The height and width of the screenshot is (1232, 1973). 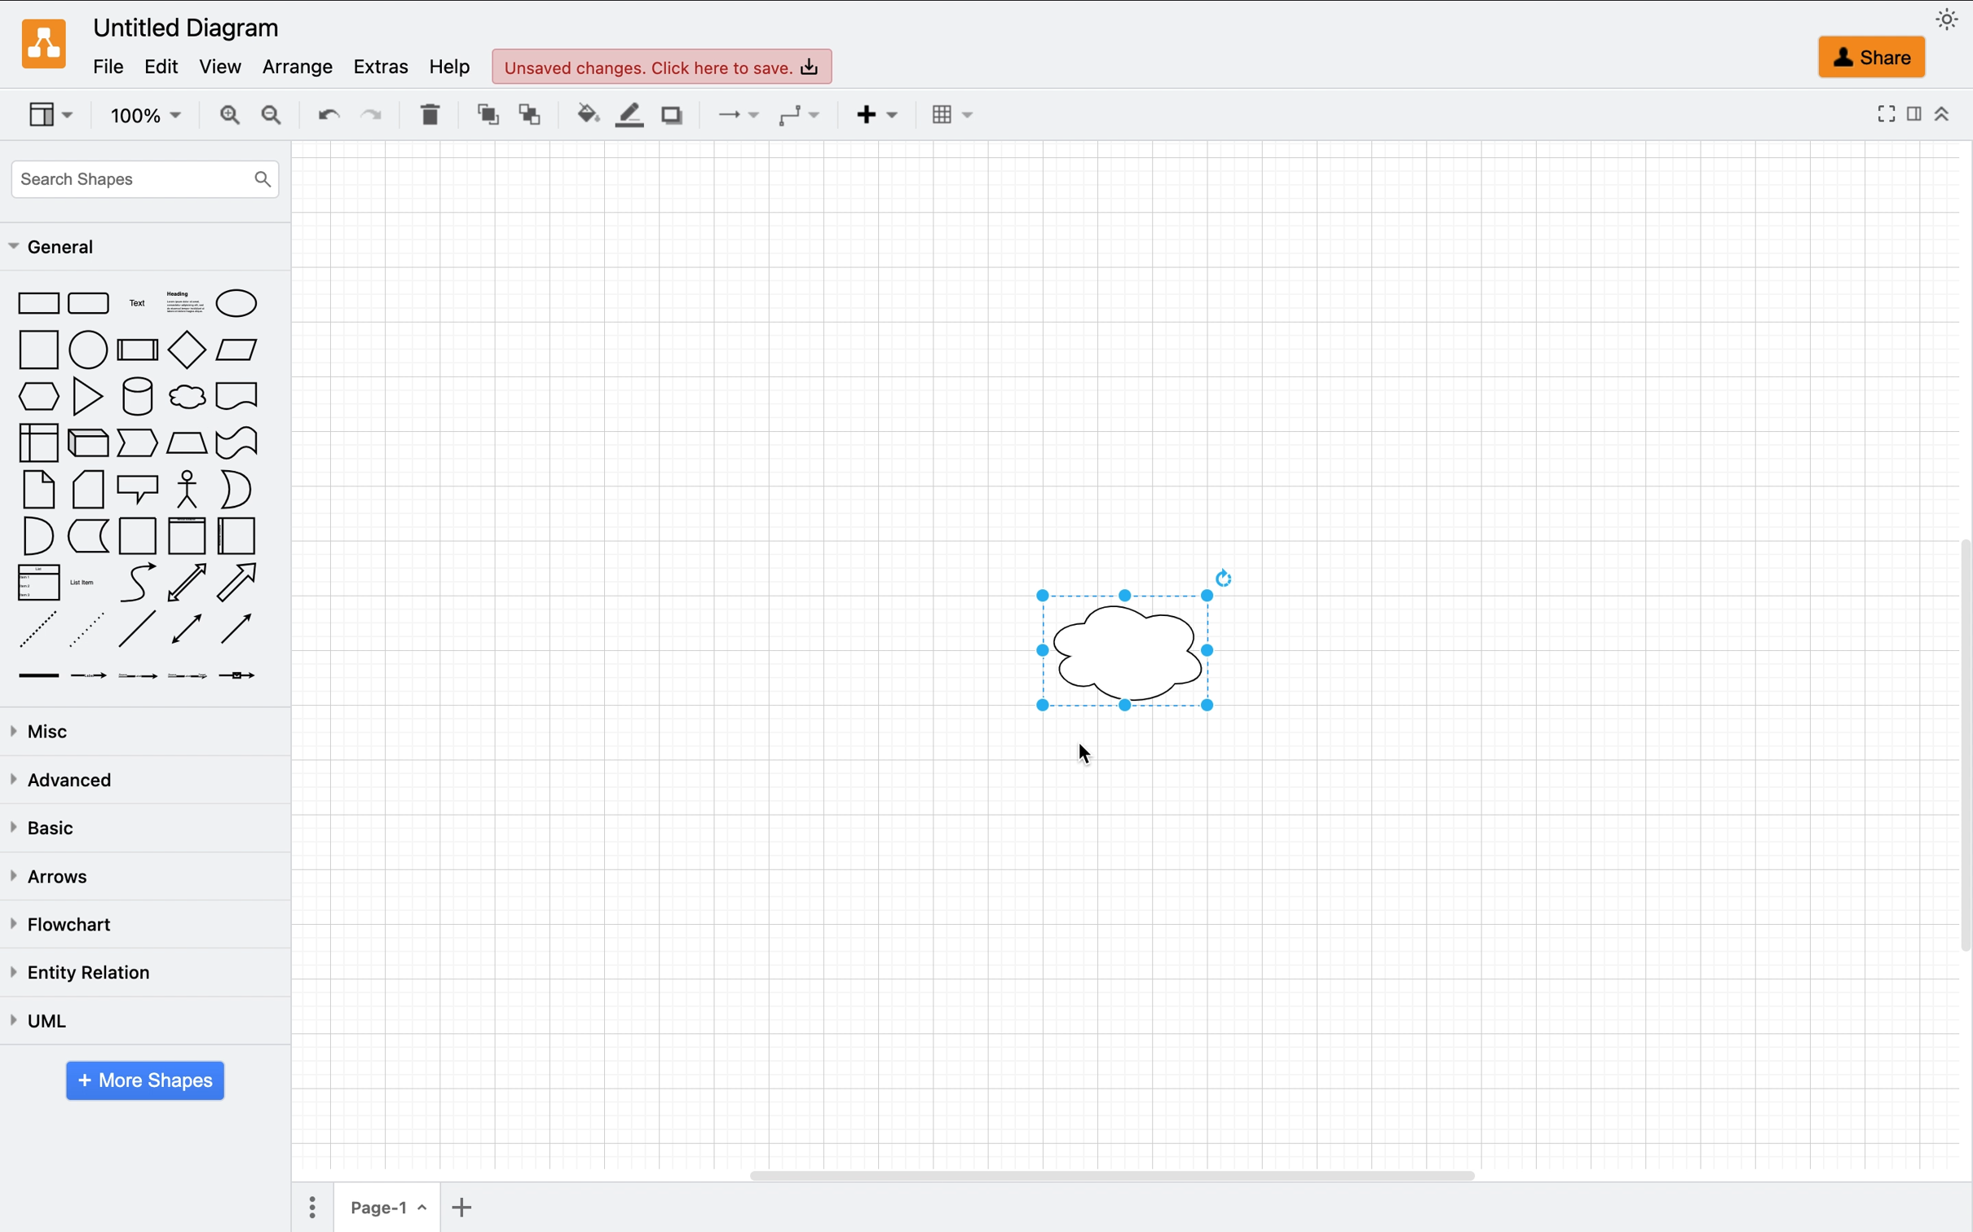 I want to click on connector with symbol, so click(x=248, y=675).